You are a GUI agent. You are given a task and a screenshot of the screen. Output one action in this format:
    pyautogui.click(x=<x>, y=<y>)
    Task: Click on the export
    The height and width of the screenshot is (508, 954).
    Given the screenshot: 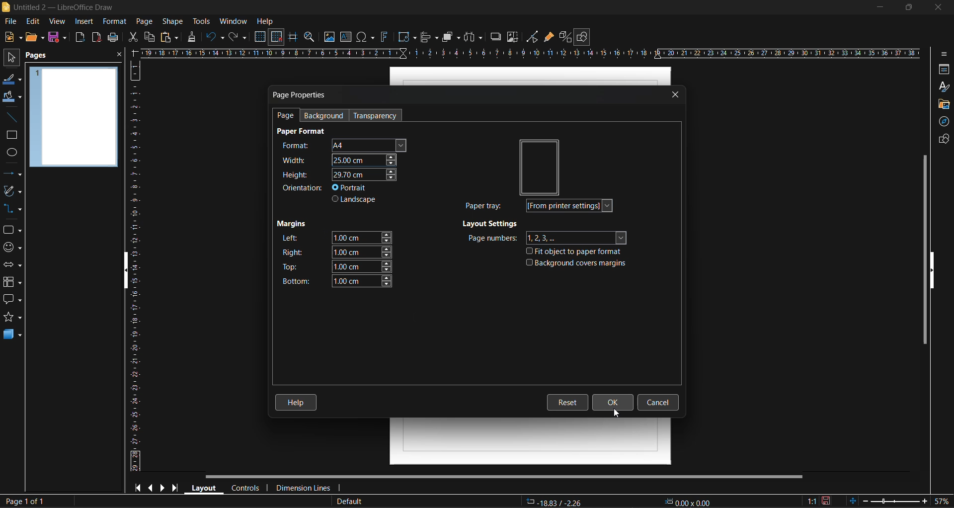 What is the action you would take?
    pyautogui.click(x=81, y=37)
    